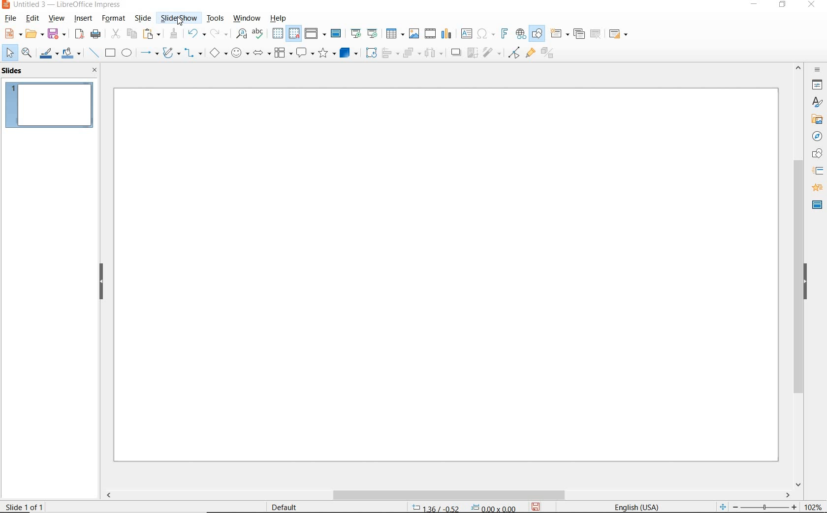 Image resolution: width=827 pixels, height=513 pixels. I want to click on PROPERTIES, so click(817, 85).